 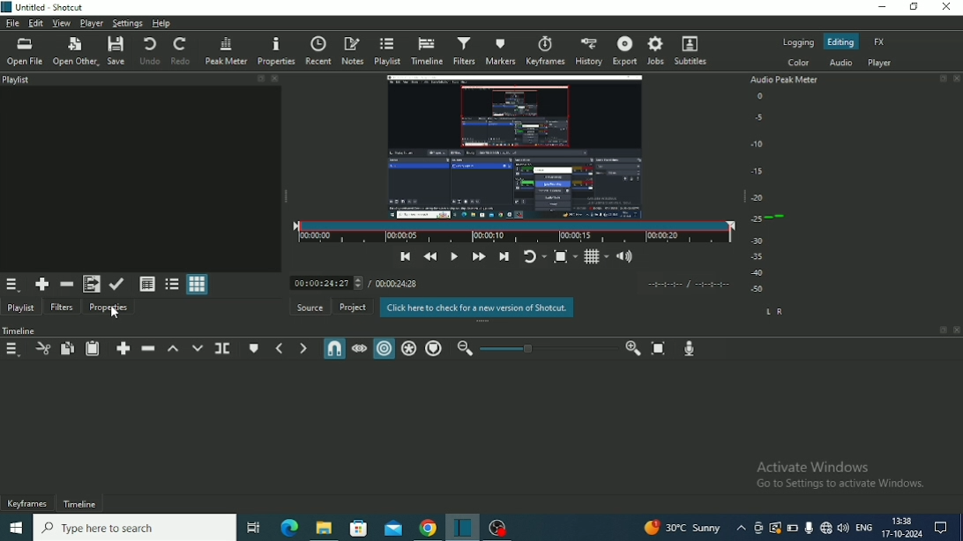 What do you see at coordinates (149, 50) in the screenshot?
I see `Undo` at bounding box center [149, 50].